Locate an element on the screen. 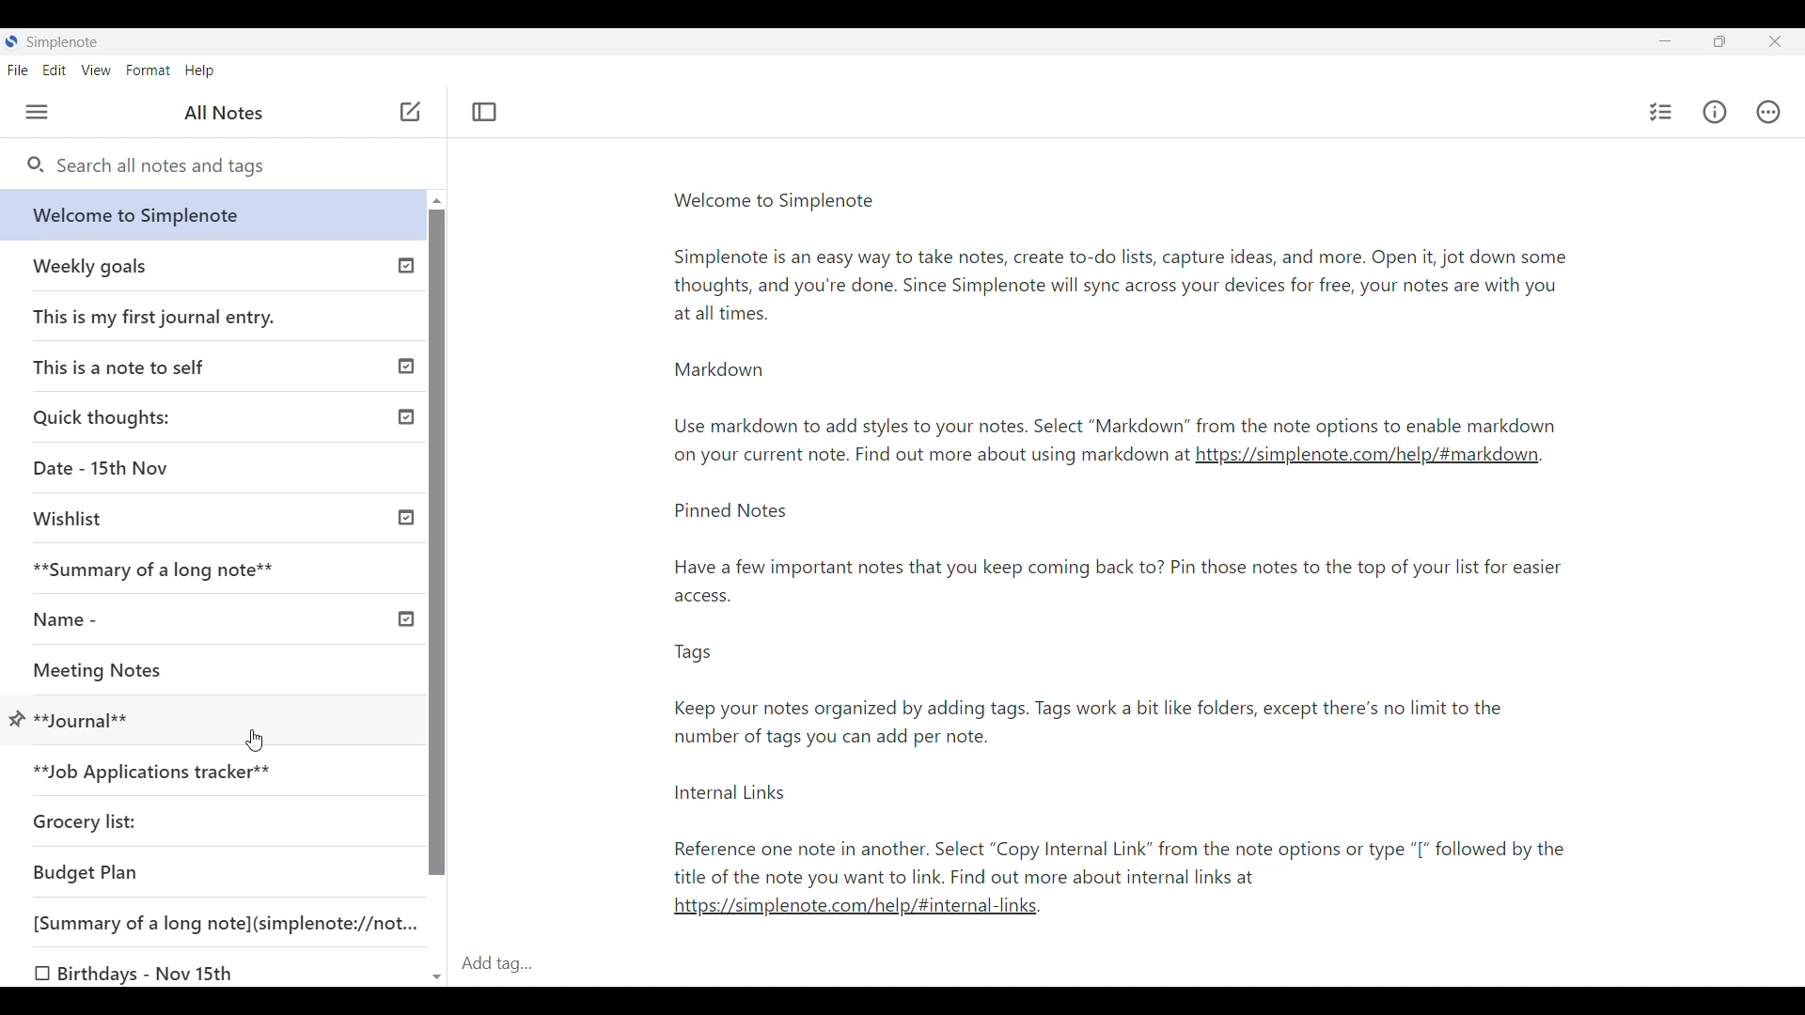  O Birthdays - Nov 15th is located at coordinates (138, 974).